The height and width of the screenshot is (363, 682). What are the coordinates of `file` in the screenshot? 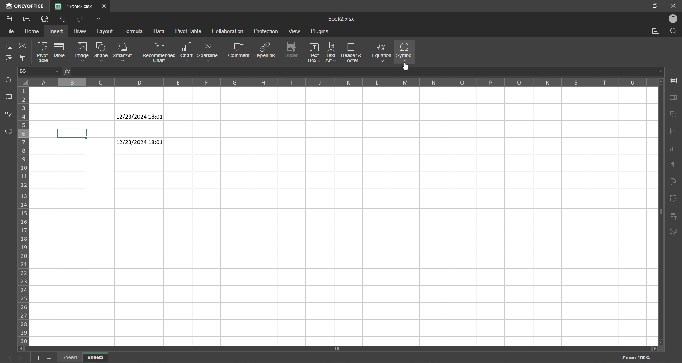 It's located at (9, 31).